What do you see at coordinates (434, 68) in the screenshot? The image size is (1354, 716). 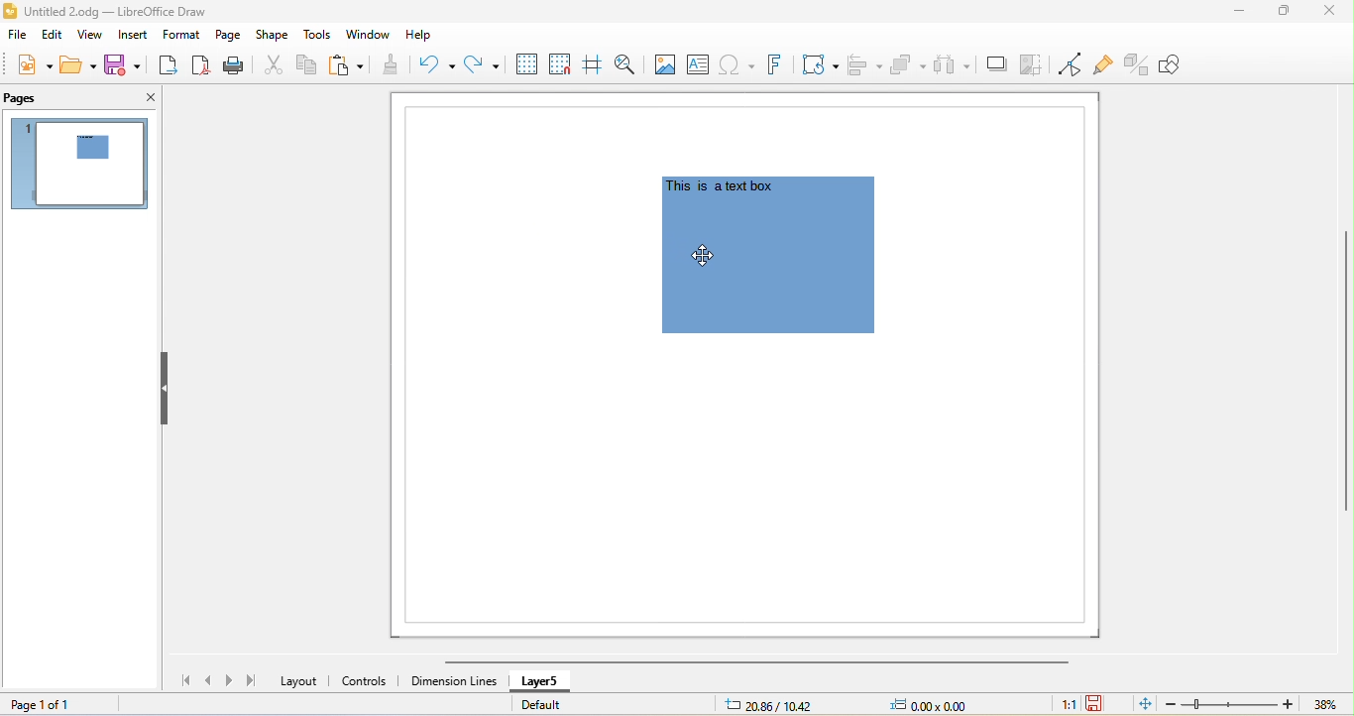 I see `undo` at bounding box center [434, 68].